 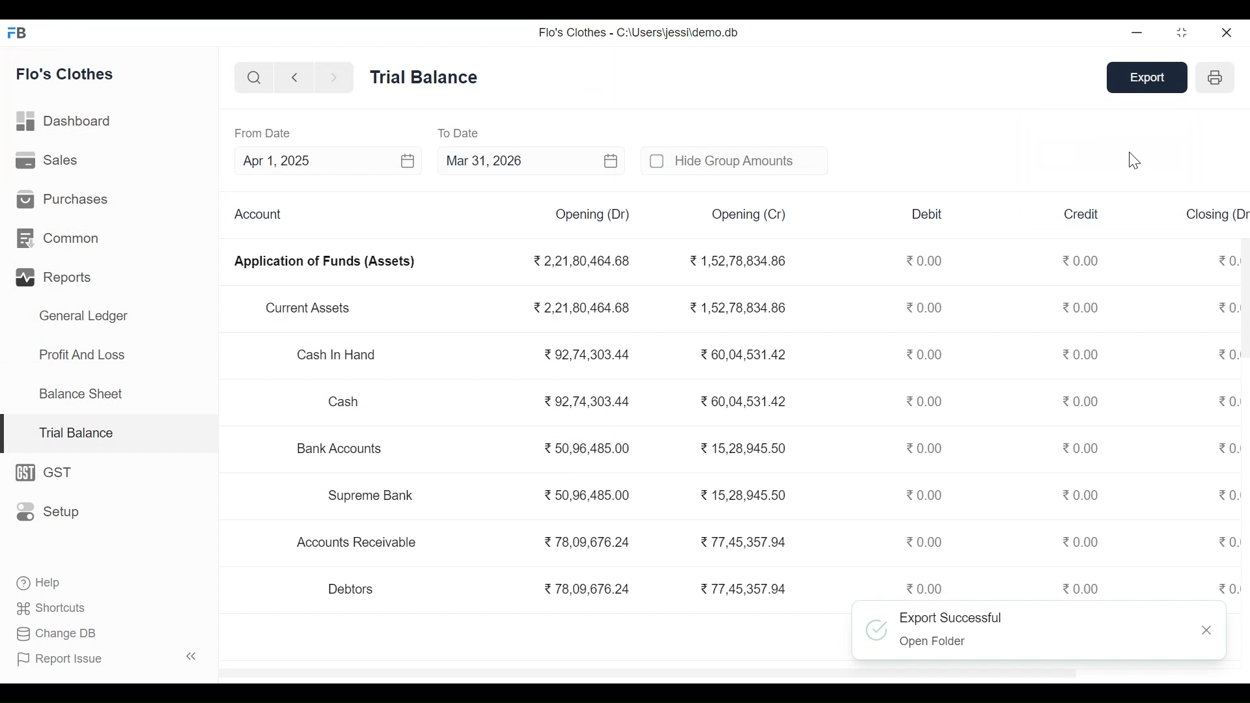 I want to click on Balance Sheet, so click(x=82, y=393).